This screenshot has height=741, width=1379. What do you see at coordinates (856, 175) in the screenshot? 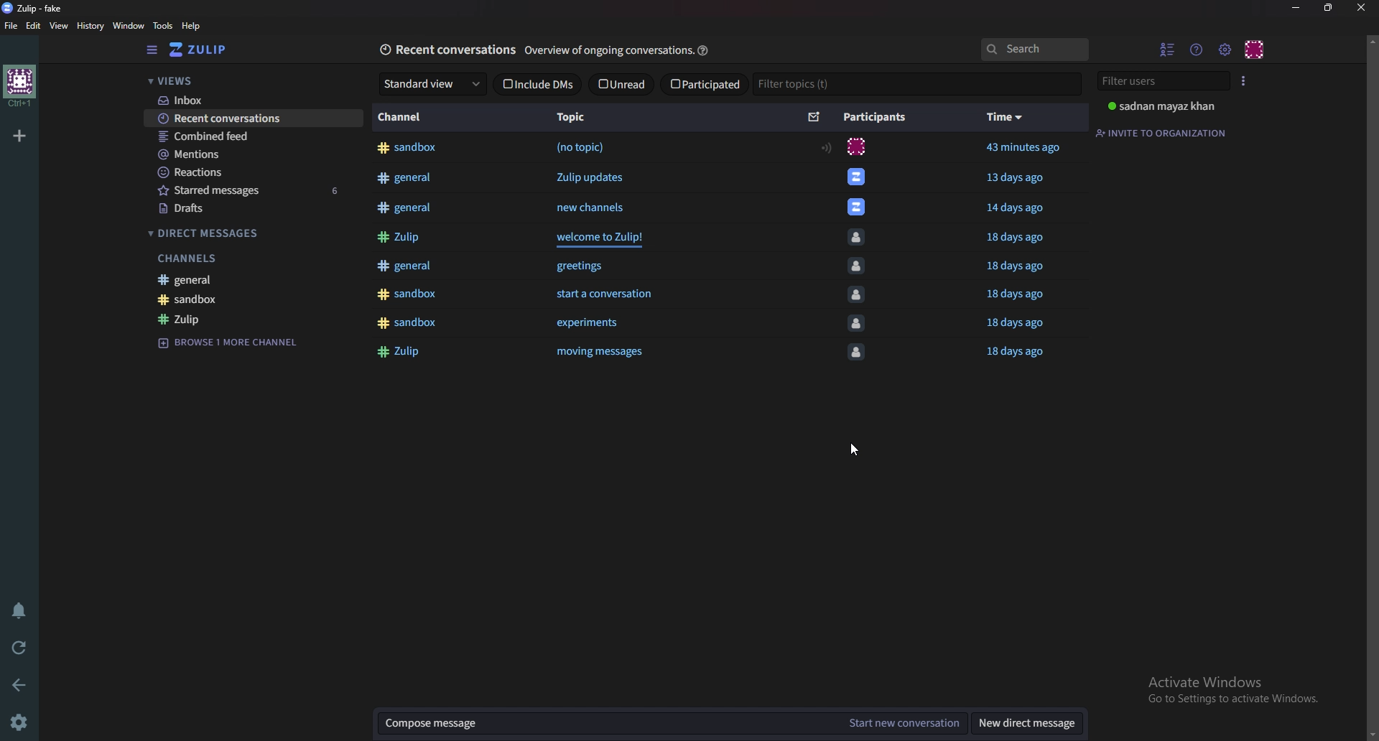
I see `icon` at bounding box center [856, 175].